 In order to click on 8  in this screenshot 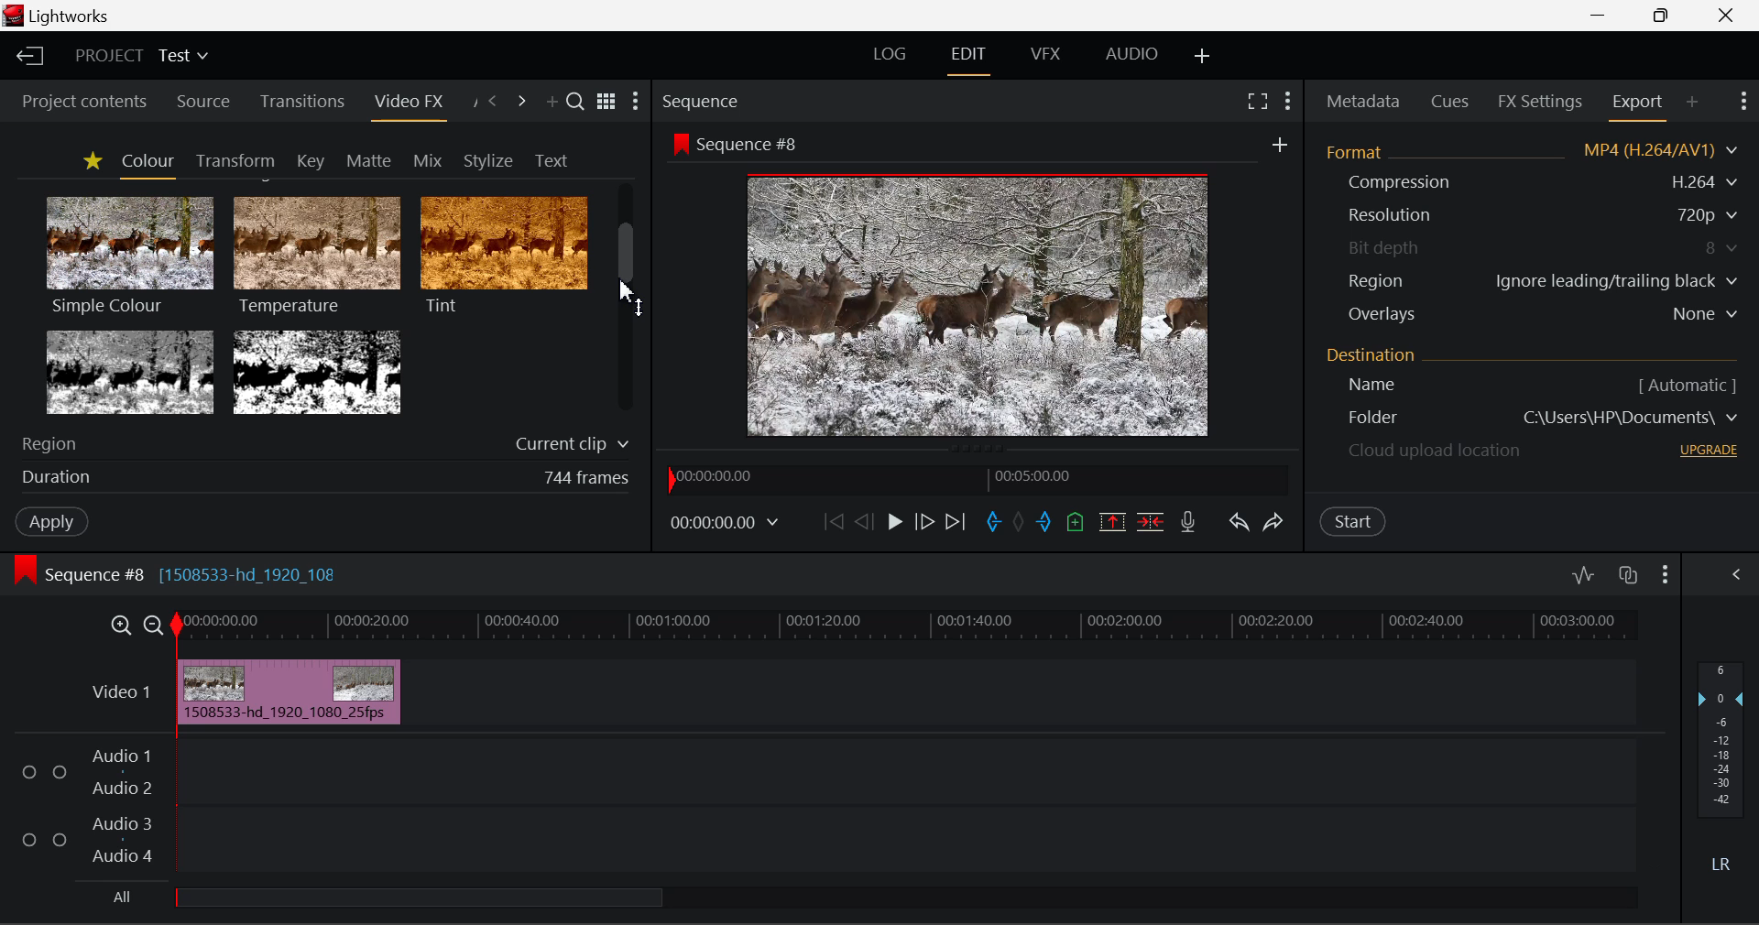, I will do `click(1723, 248)`.